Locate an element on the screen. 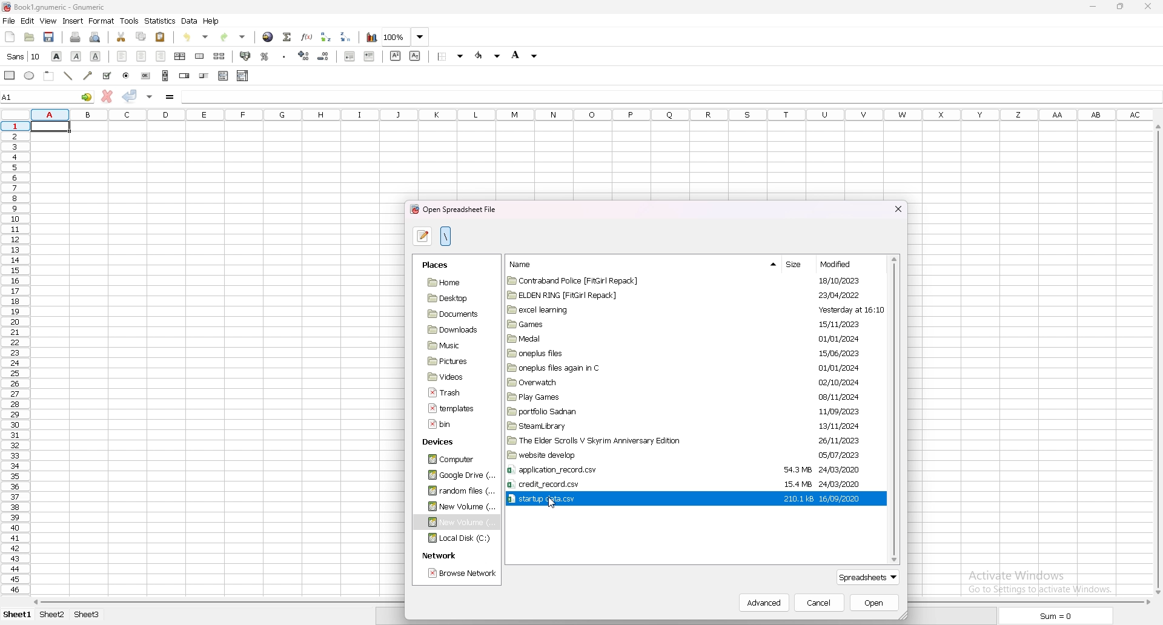 This screenshot has width=1163, height=625. Sheet 2 is located at coordinates (53, 615).